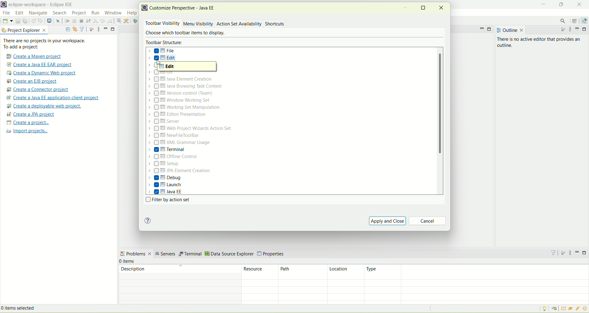  I want to click on toolbar structure, so click(165, 42).